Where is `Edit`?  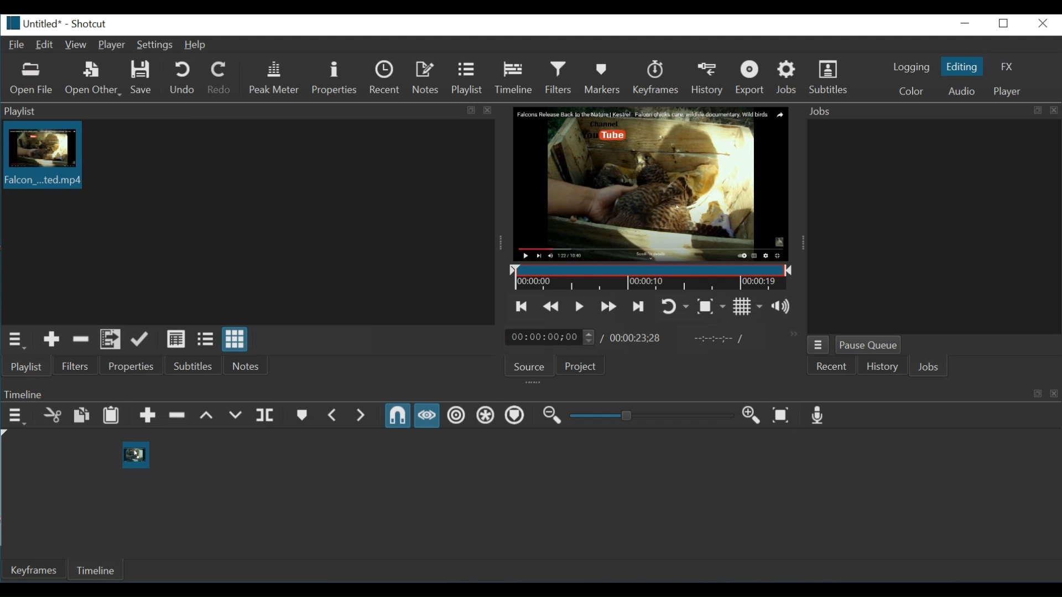
Edit is located at coordinates (45, 45).